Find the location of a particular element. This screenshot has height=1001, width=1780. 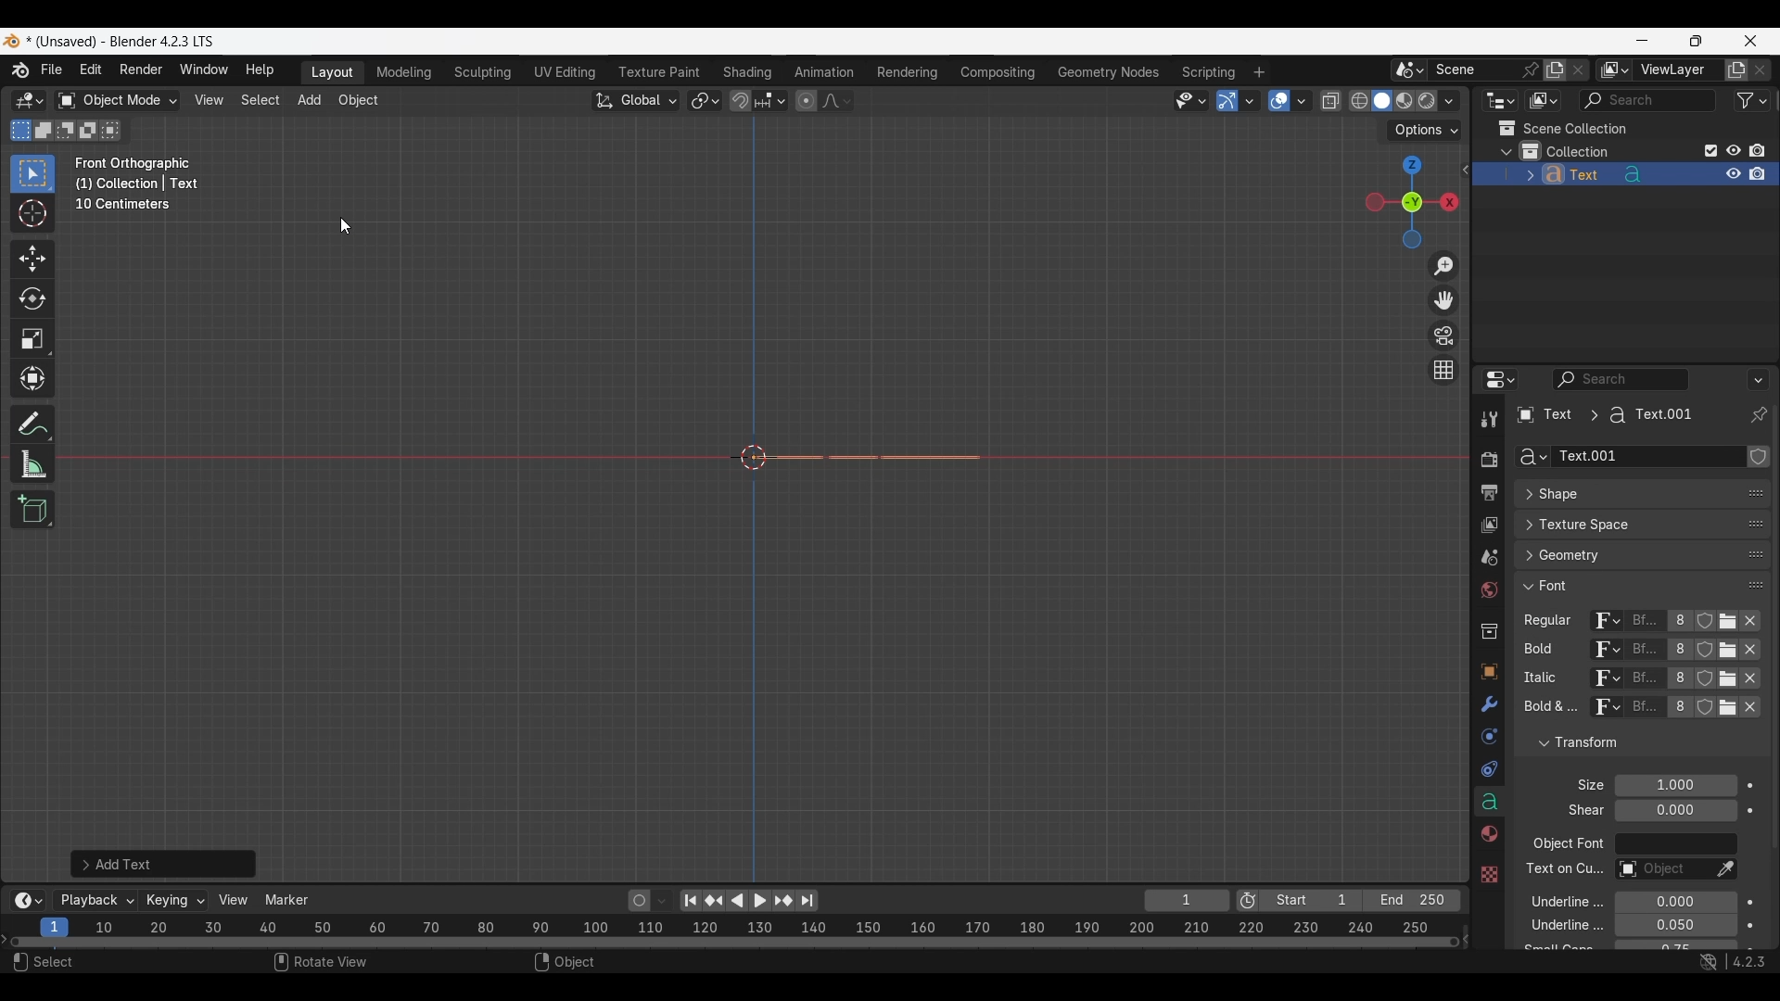

Open Font for respective attribute is located at coordinates (1729, 665).